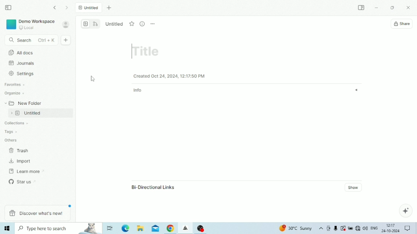  Describe the element at coordinates (9, 8) in the screenshot. I see `Collapse sidebar` at that location.